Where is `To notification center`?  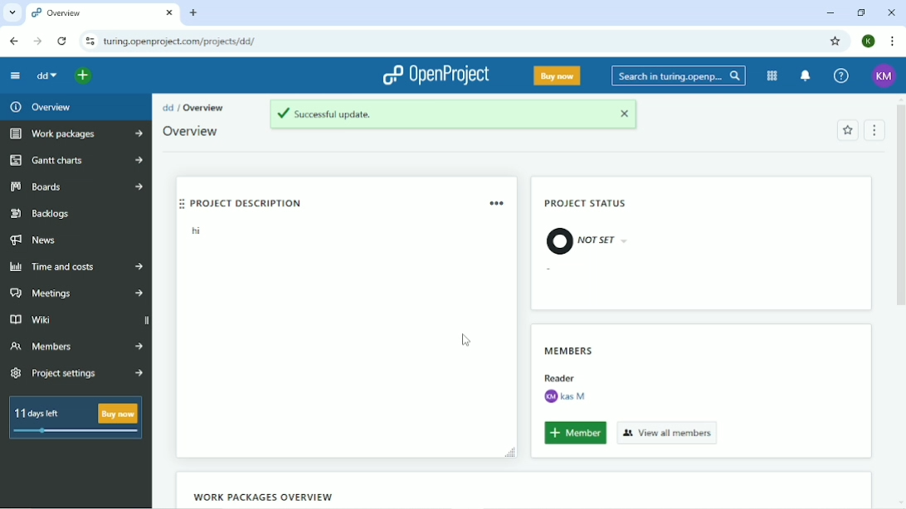 To notification center is located at coordinates (806, 75).